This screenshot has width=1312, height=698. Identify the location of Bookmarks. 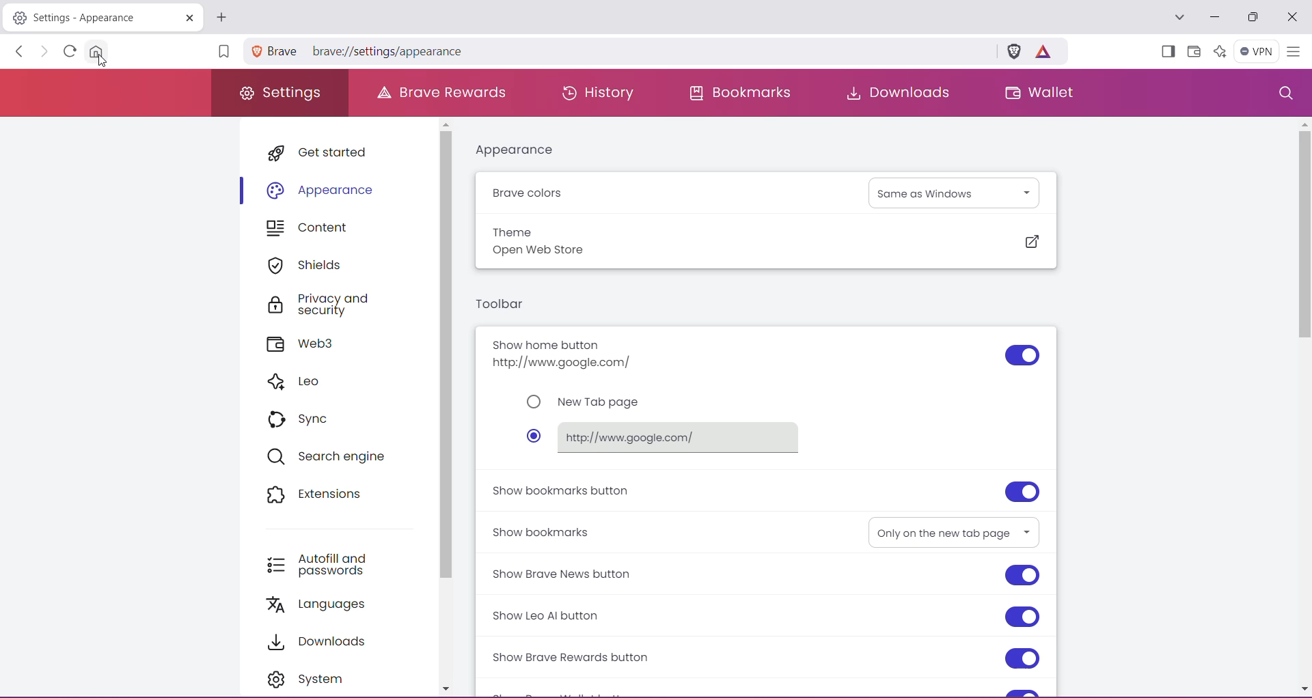
(741, 92).